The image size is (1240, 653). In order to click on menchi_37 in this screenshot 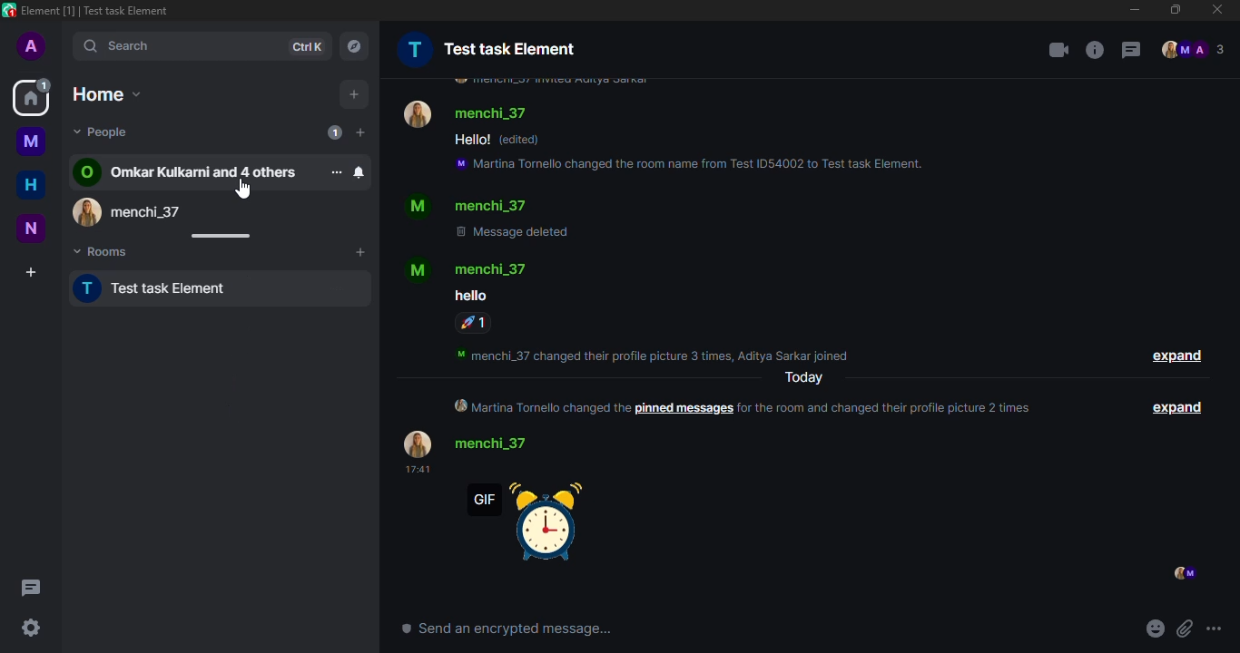, I will do `click(471, 204)`.